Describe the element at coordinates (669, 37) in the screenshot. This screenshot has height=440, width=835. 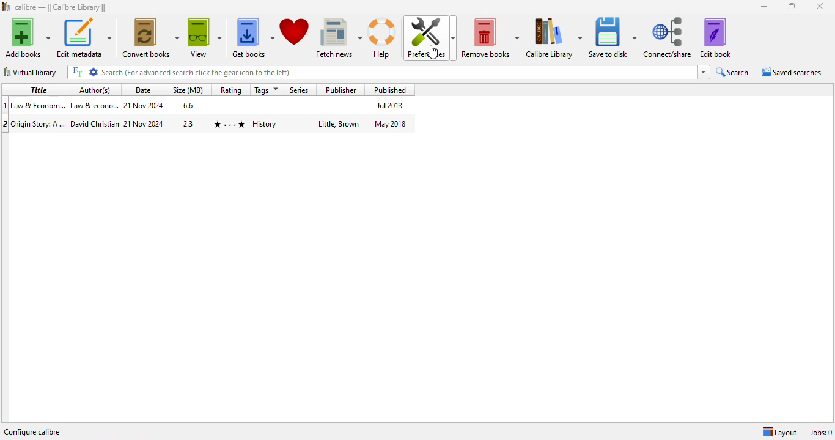
I see `connect/share` at that location.